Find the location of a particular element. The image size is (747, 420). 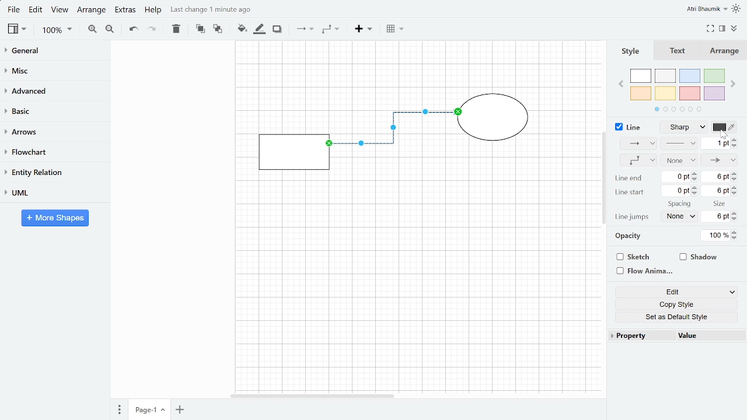

Collapse is located at coordinates (734, 29).